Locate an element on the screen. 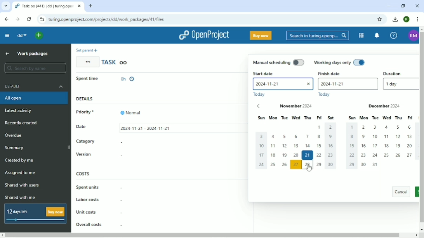 The height and width of the screenshot is (238, 424). 0h is located at coordinates (129, 79).